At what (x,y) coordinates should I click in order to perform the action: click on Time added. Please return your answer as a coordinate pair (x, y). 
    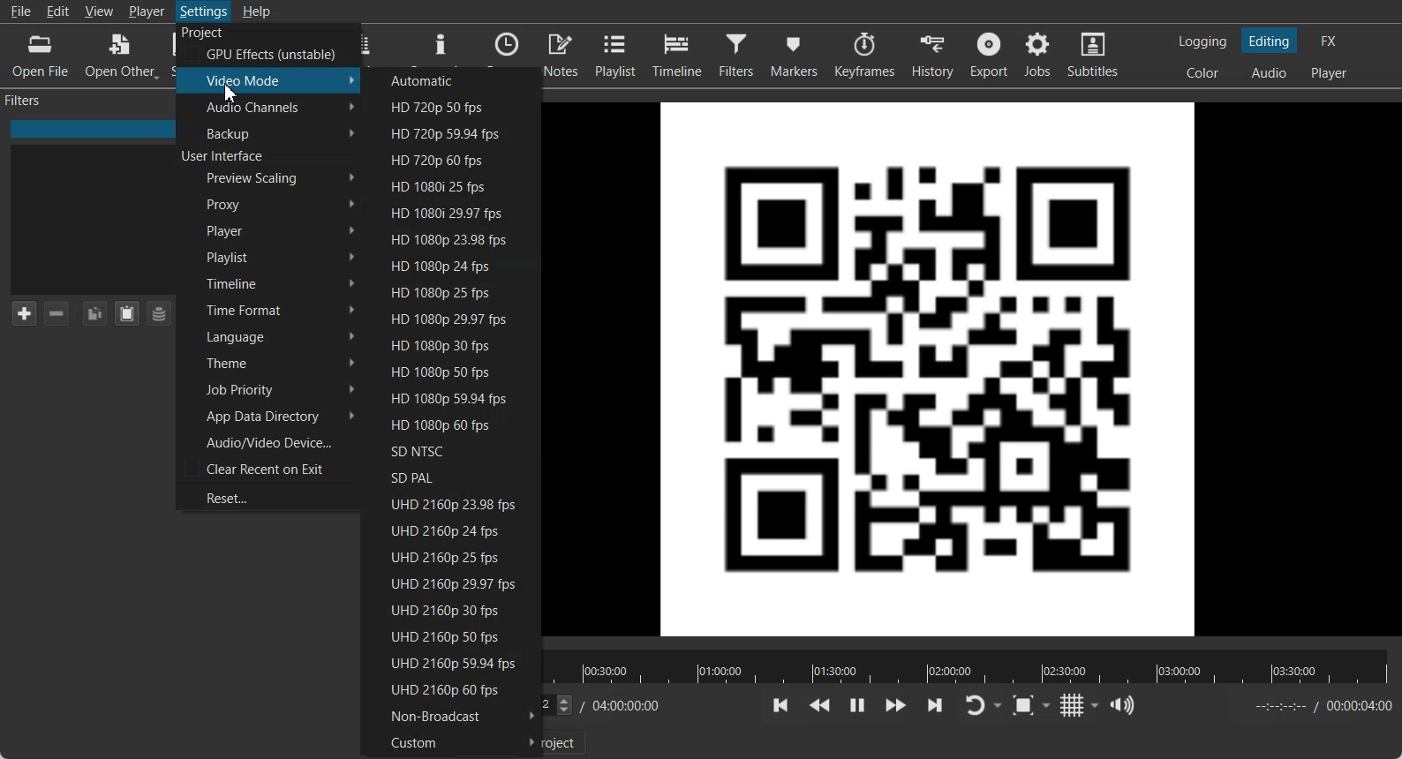
    Looking at the image, I should click on (611, 705).